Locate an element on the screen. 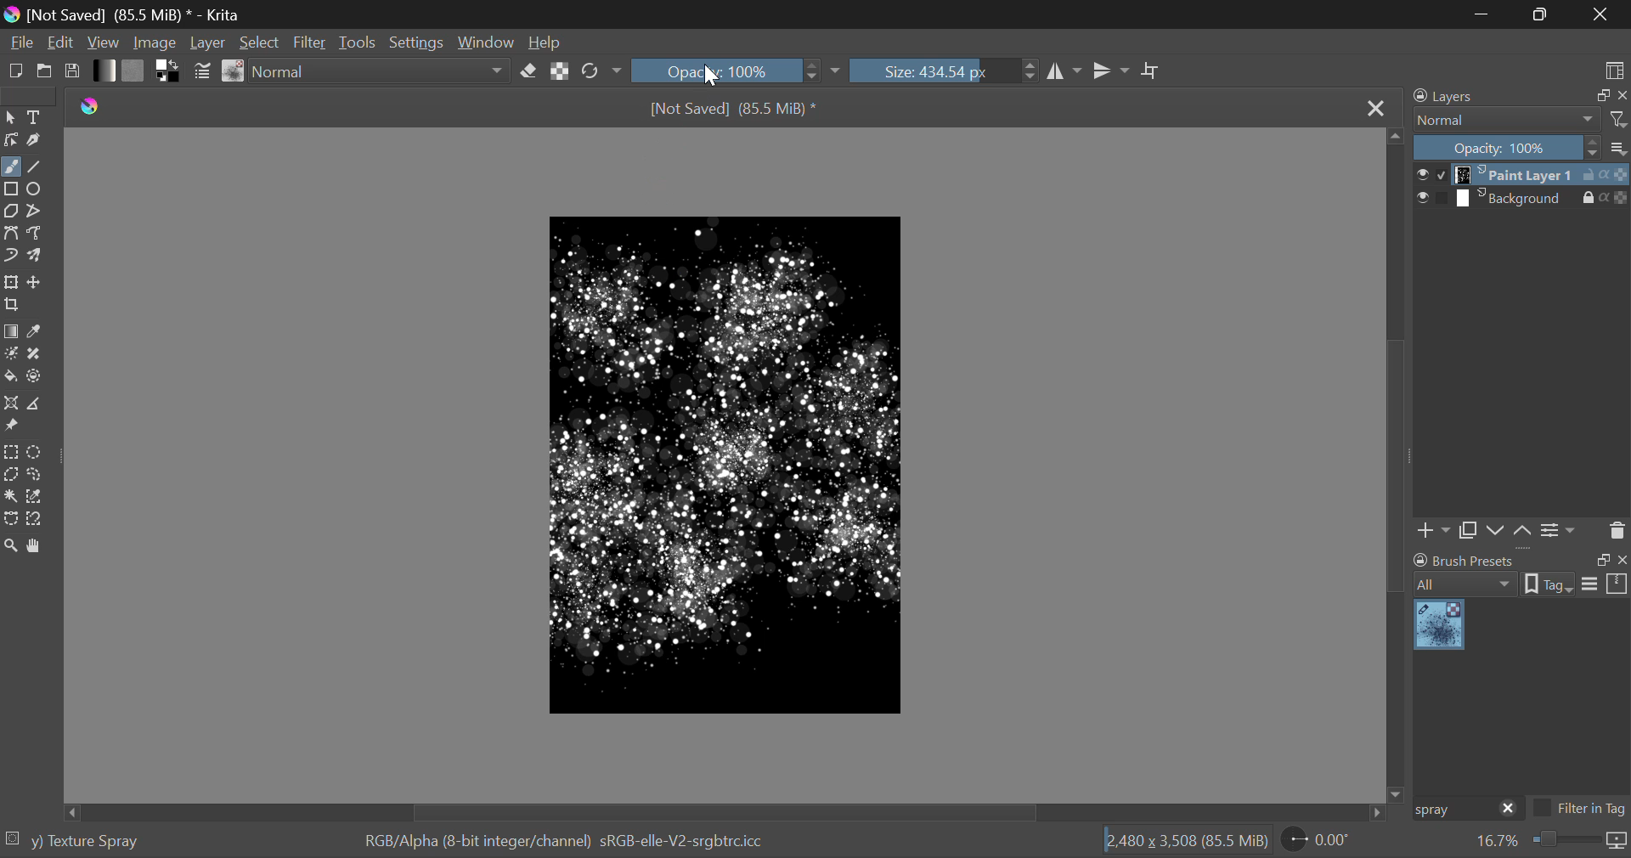 The height and width of the screenshot is (858, 1631). Tools is located at coordinates (360, 42).